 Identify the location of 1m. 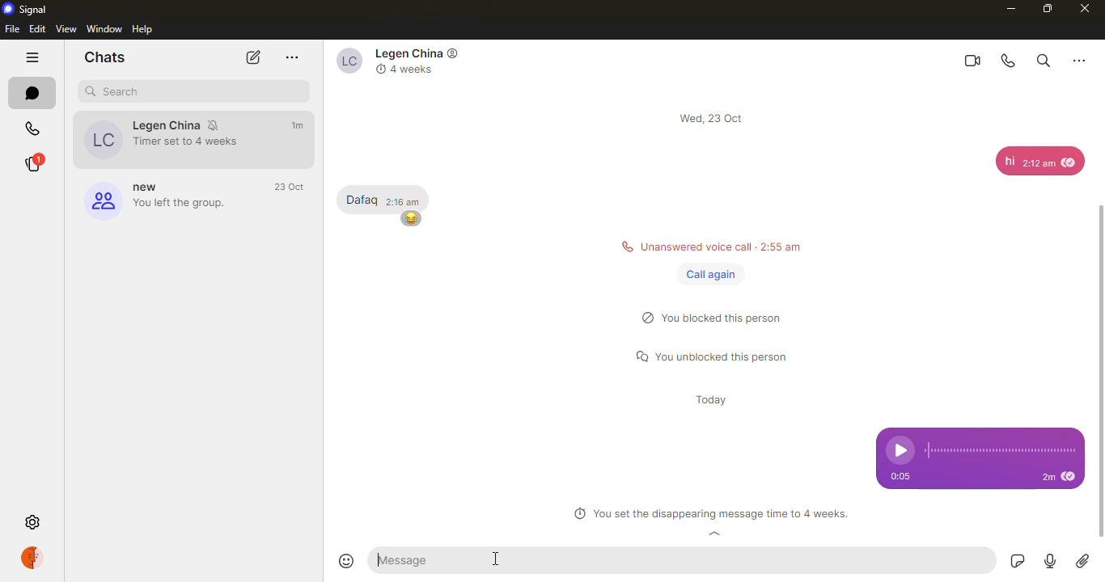
(299, 125).